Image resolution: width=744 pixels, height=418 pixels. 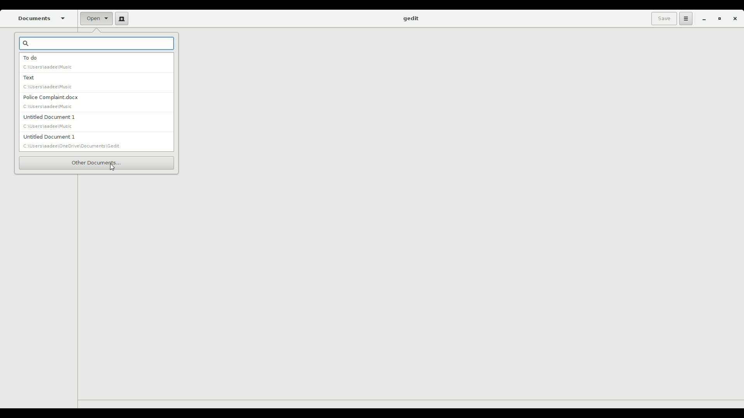 I want to click on Documents, so click(x=42, y=18).